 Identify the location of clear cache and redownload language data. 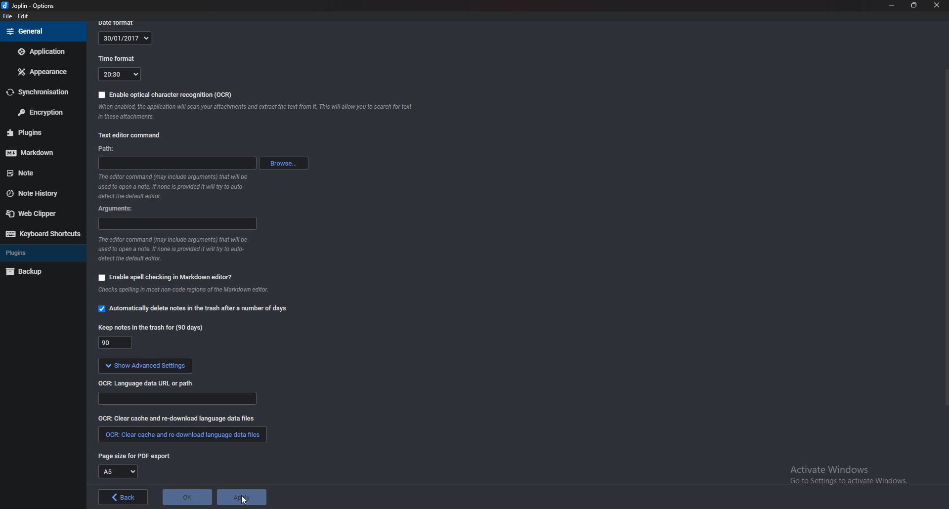
(183, 434).